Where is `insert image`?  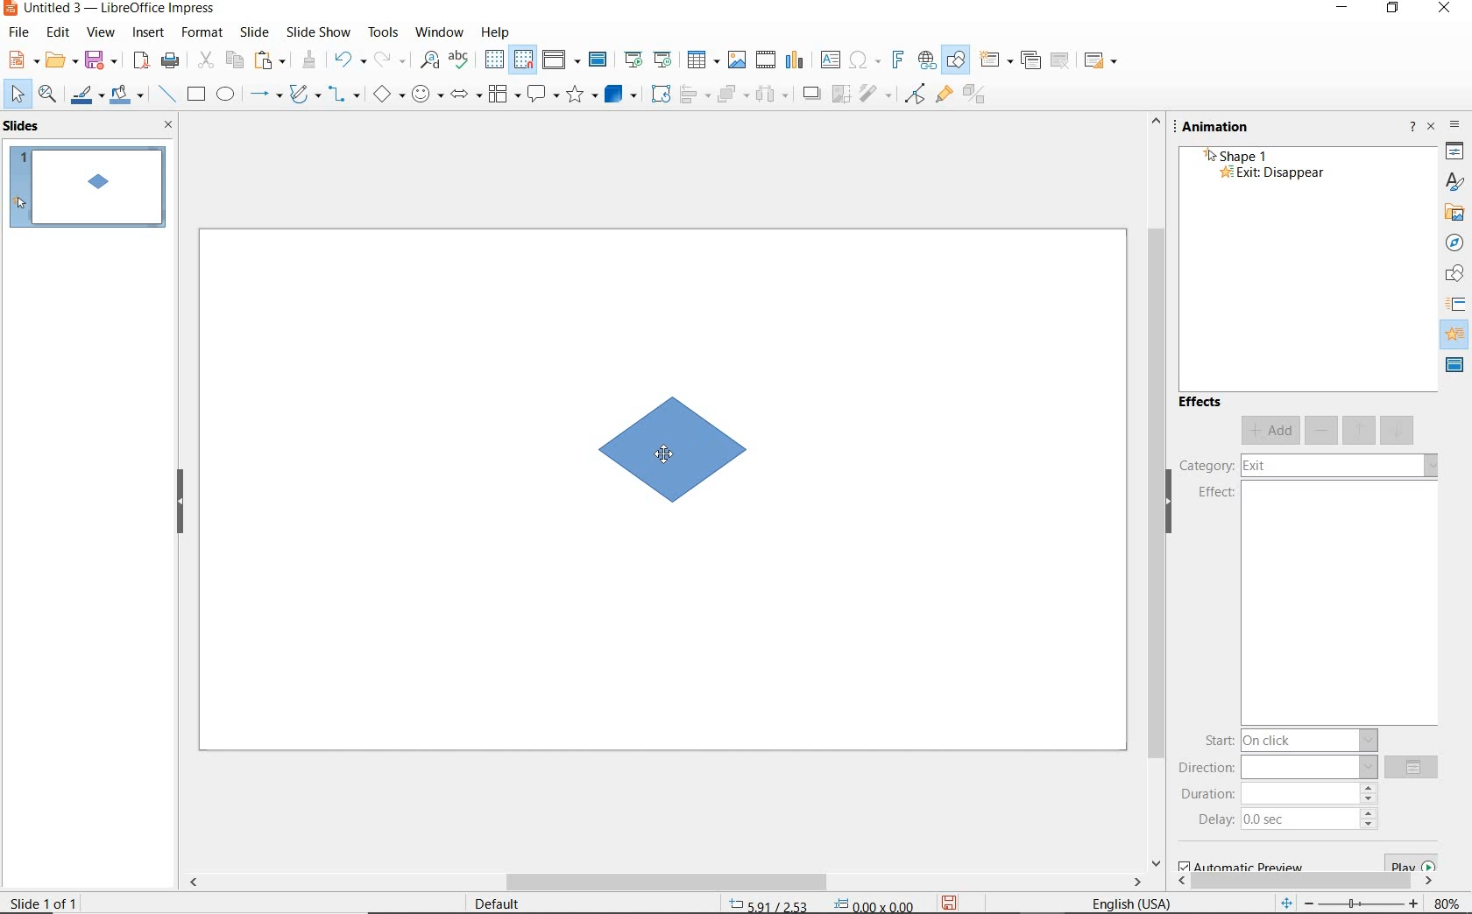 insert image is located at coordinates (740, 60).